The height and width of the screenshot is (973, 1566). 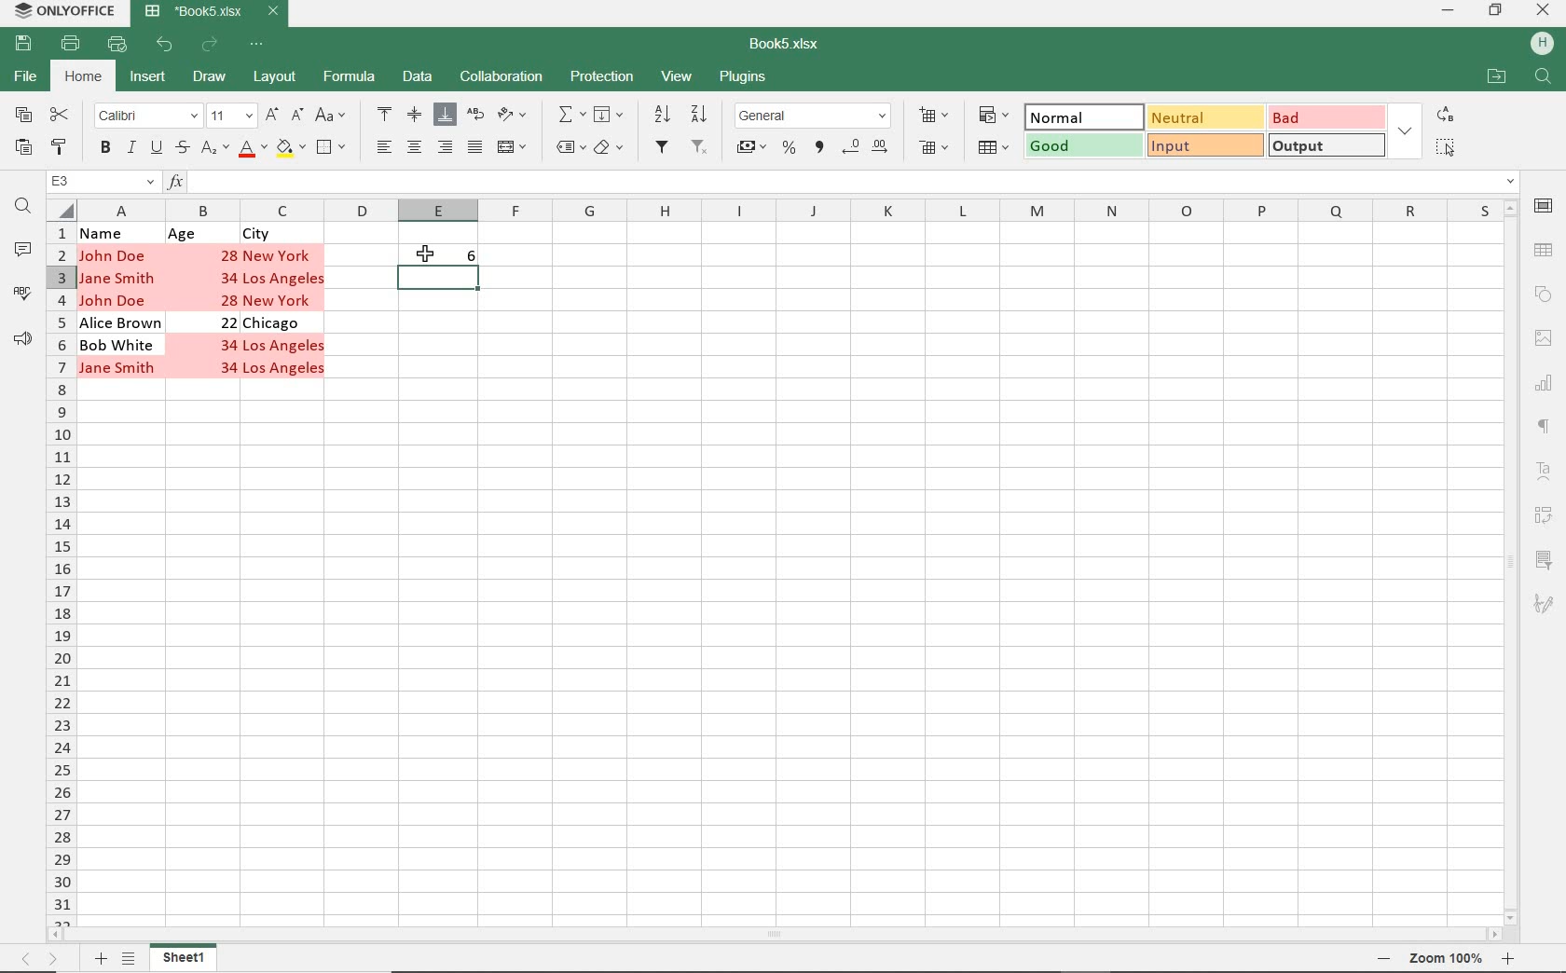 I want to click on COPY STYLE, so click(x=60, y=148).